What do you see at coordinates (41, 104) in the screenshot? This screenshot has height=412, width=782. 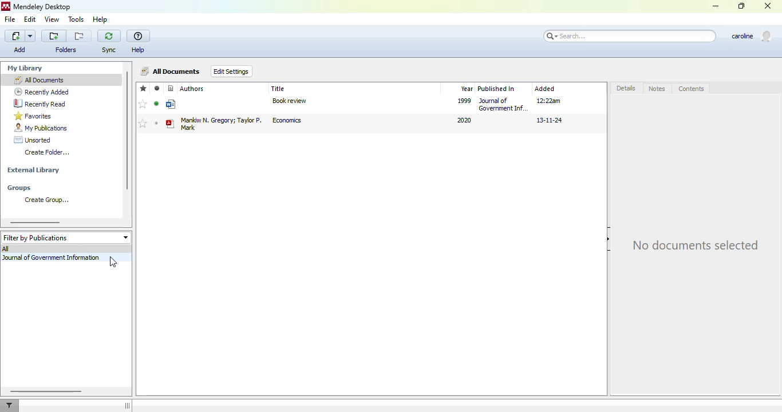 I see `recently read` at bounding box center [41, 104].